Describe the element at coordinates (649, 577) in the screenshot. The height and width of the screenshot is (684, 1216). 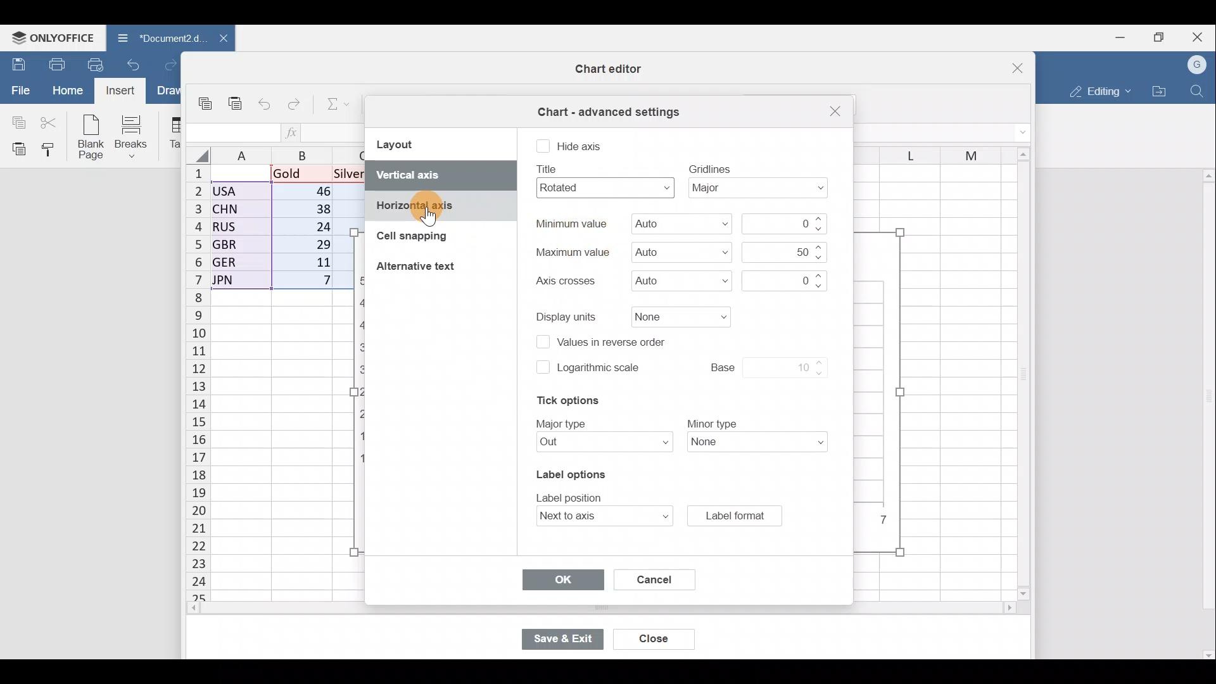
I see `Cancel` at that location.